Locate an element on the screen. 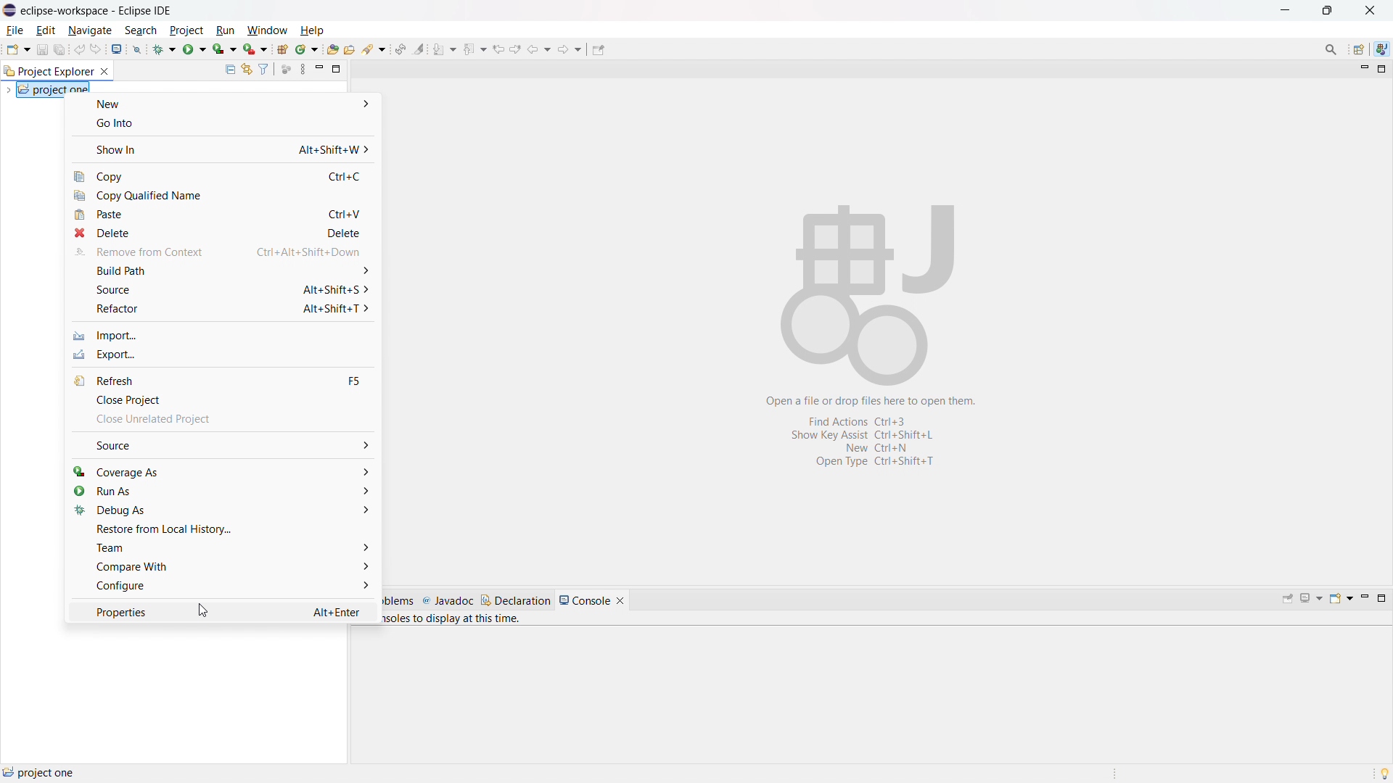 Image resolution: width=1393 pixels, height=783 pixels. coverage is located at coordinates (225, 49).